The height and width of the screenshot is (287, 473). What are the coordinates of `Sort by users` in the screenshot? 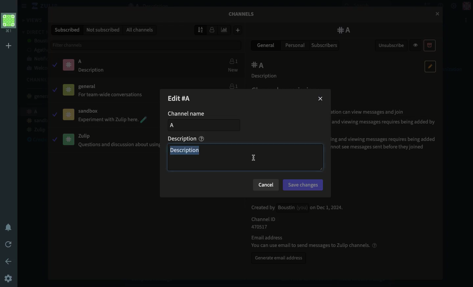 It's located at (212, 29).